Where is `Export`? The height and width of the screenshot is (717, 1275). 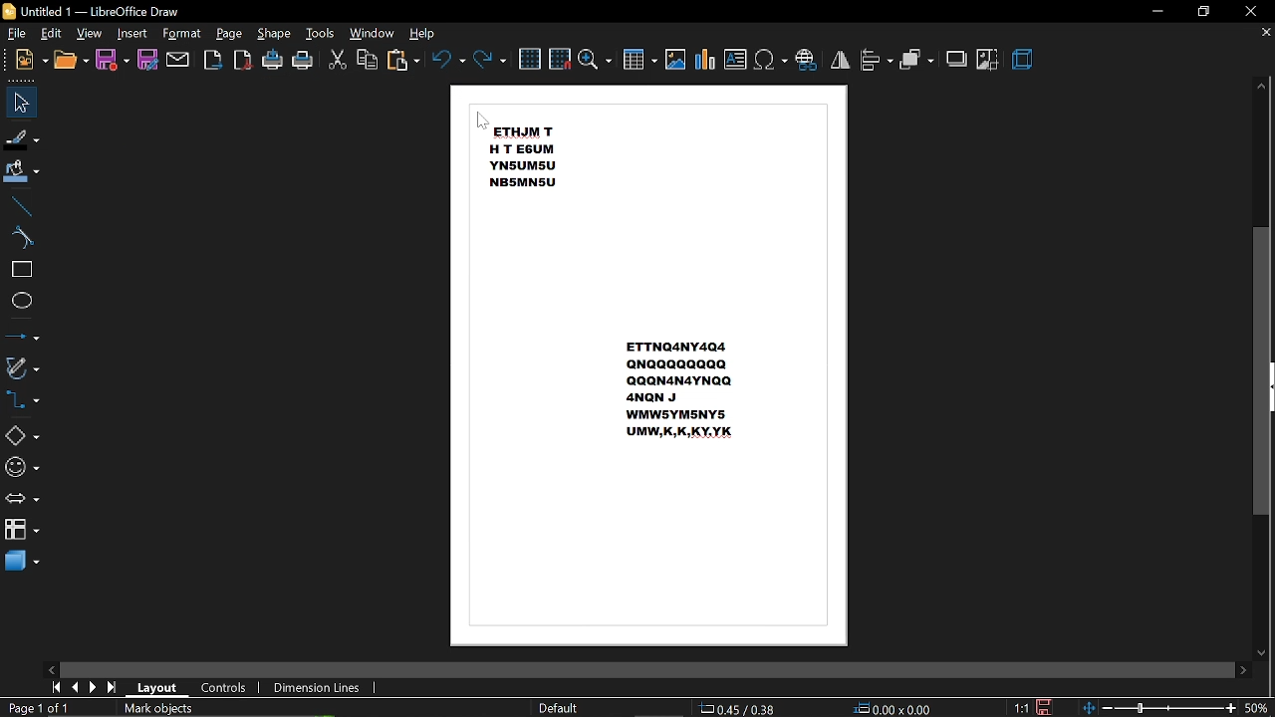 Export is located at coordinates (213, 61).